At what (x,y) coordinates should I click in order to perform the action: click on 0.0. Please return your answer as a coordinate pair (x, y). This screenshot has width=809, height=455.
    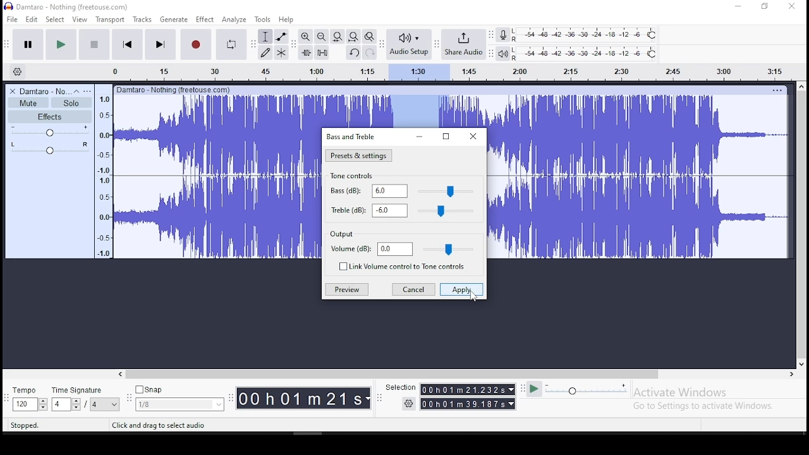
    Looking at the image, I should click on (389, 191).